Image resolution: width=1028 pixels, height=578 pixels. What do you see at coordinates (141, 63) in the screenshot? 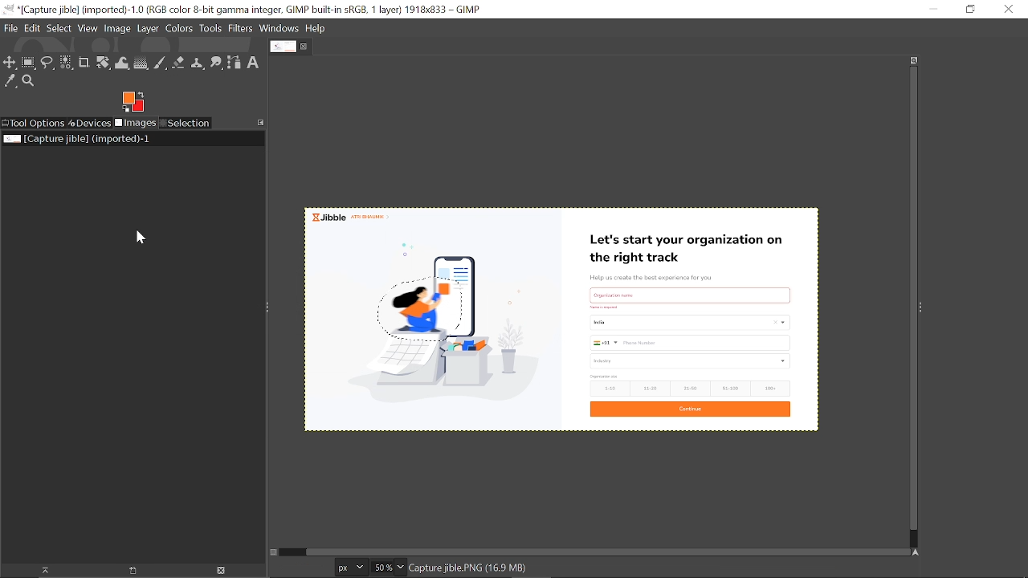
I see `Gradient tool` at bounding box center [141, 63].